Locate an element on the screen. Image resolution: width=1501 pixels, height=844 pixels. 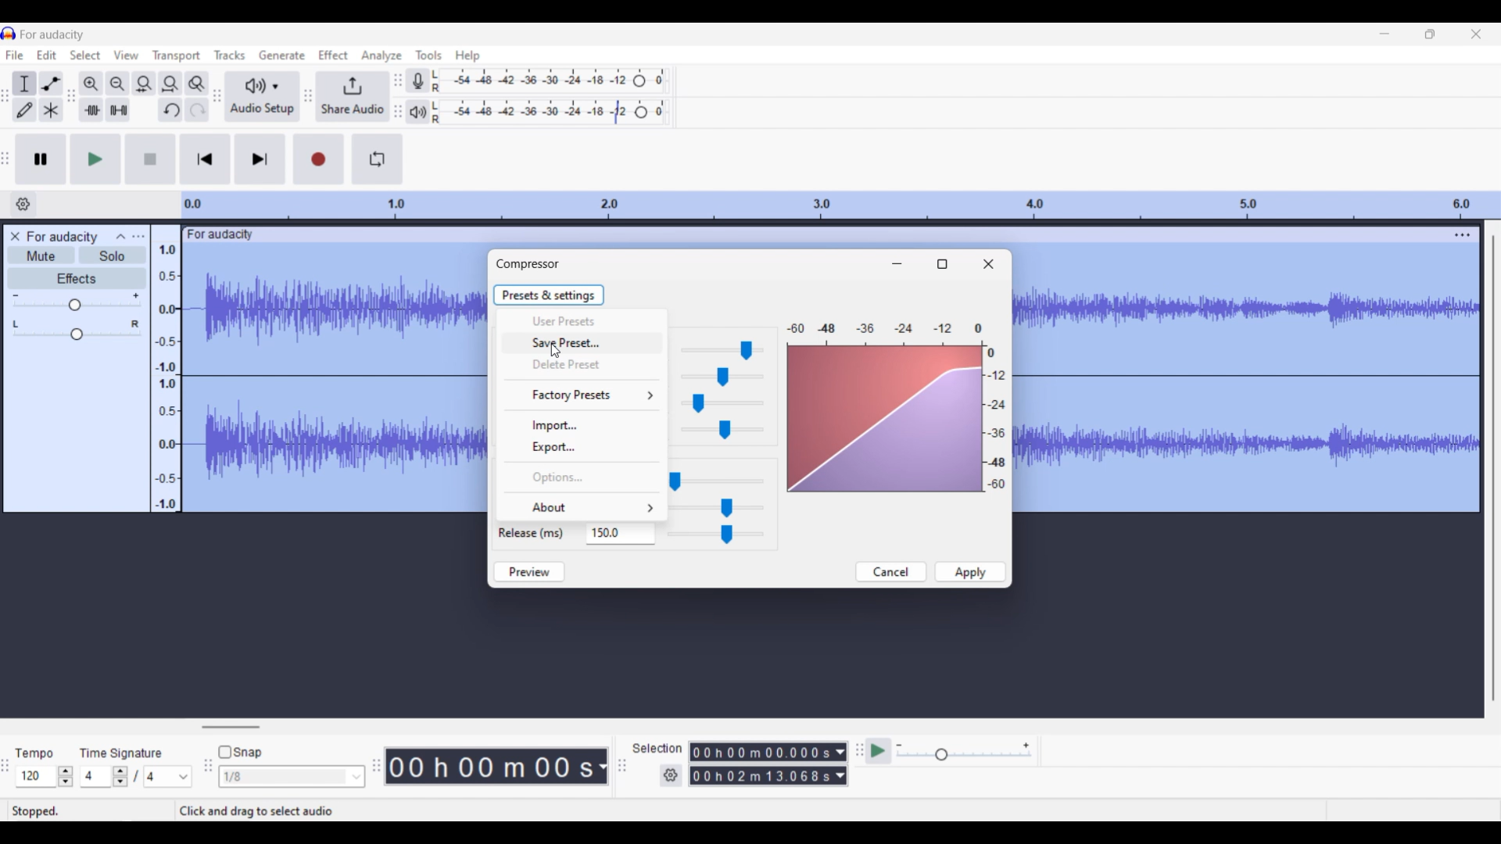
Scale to measure length of track is located at coordinates (840, 205).